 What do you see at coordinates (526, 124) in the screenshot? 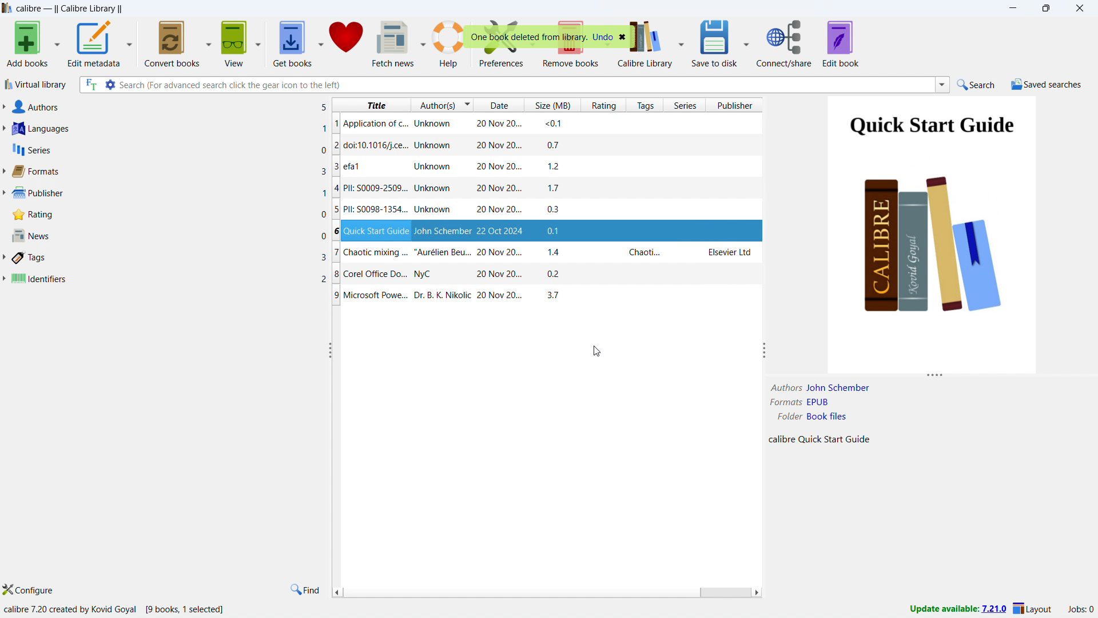
I see `Application of c.` at bounding box center [526, 124].